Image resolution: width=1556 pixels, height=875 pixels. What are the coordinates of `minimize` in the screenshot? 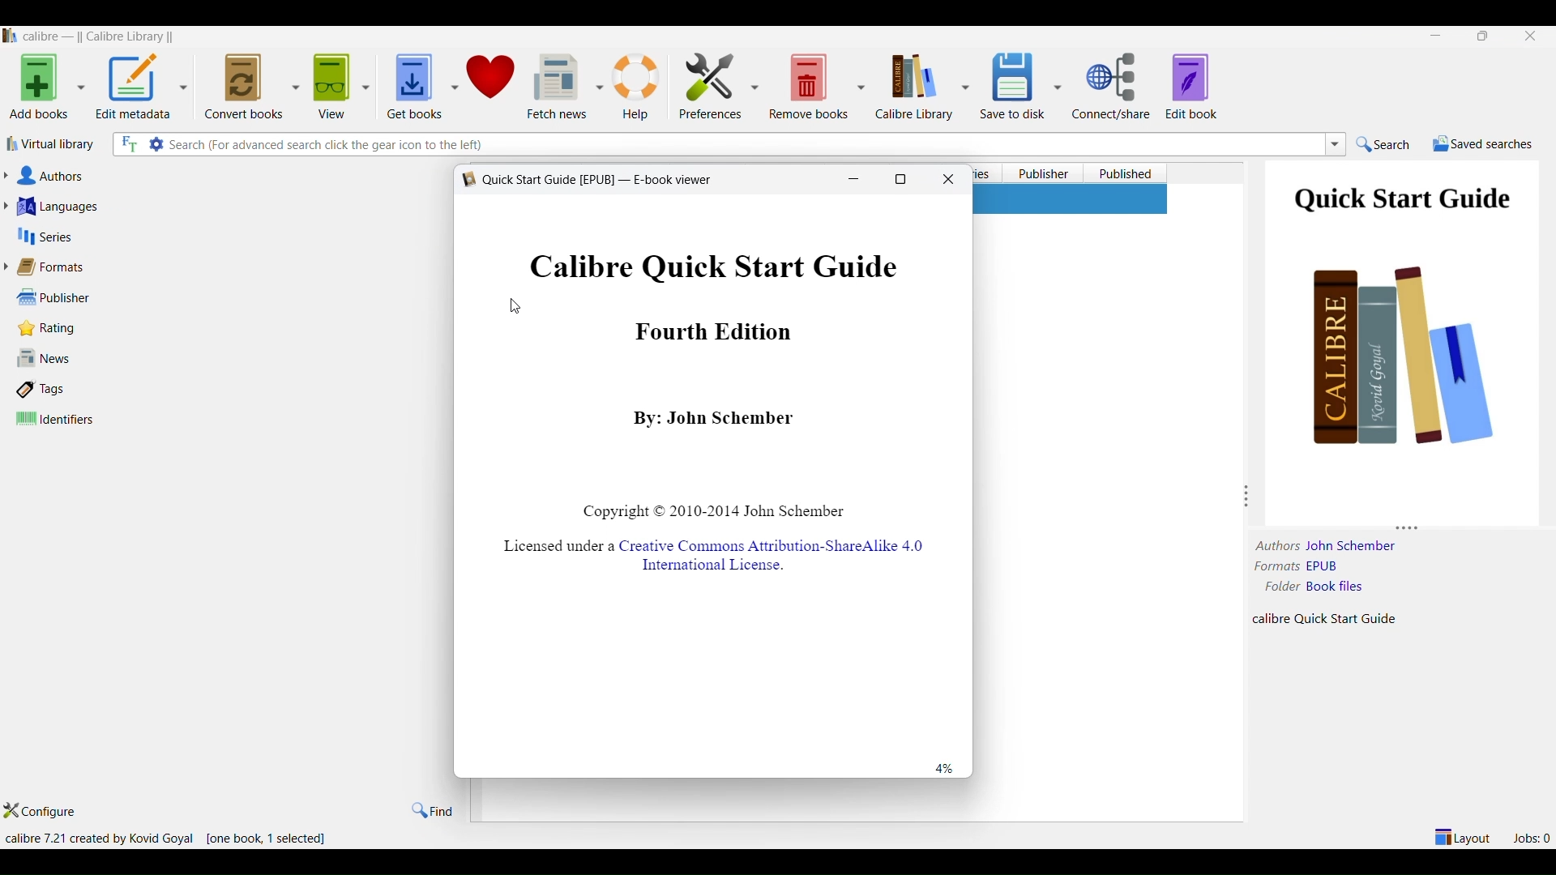 It's located at (1433, 36).